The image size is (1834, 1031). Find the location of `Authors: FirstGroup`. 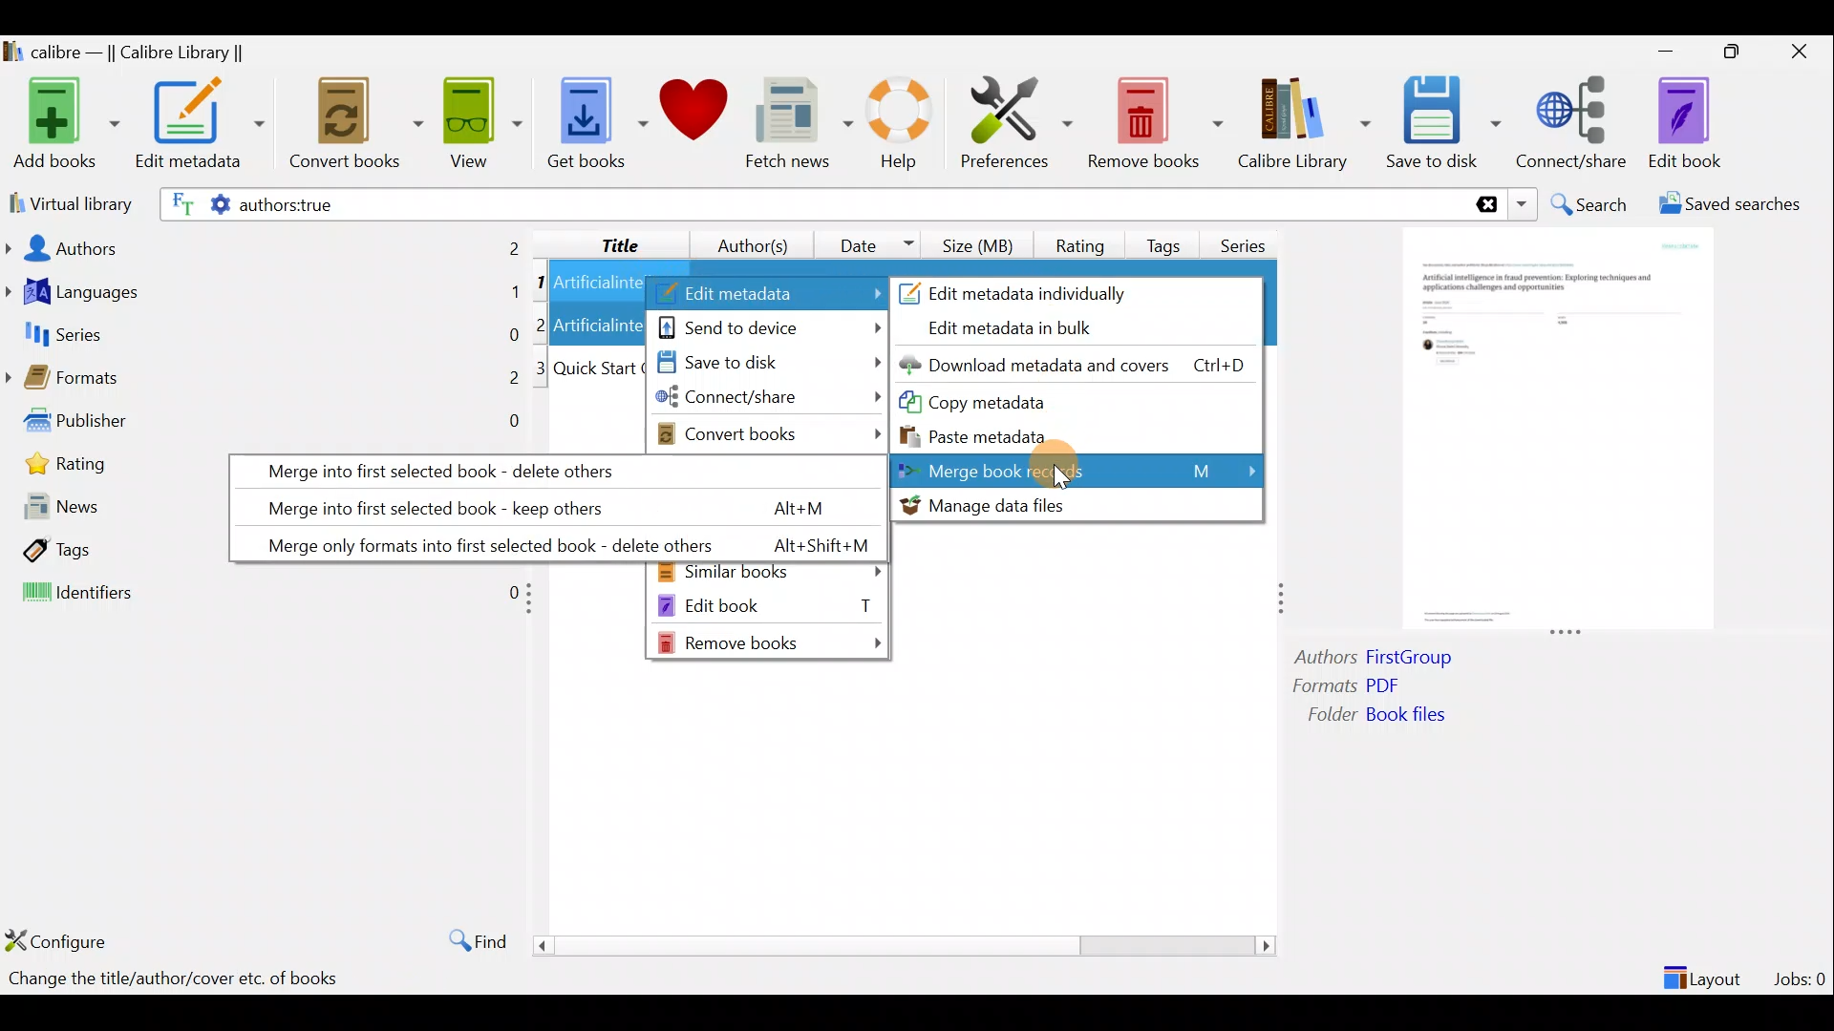

Authors: FirstGroup is located at coordinates (1379, 660).